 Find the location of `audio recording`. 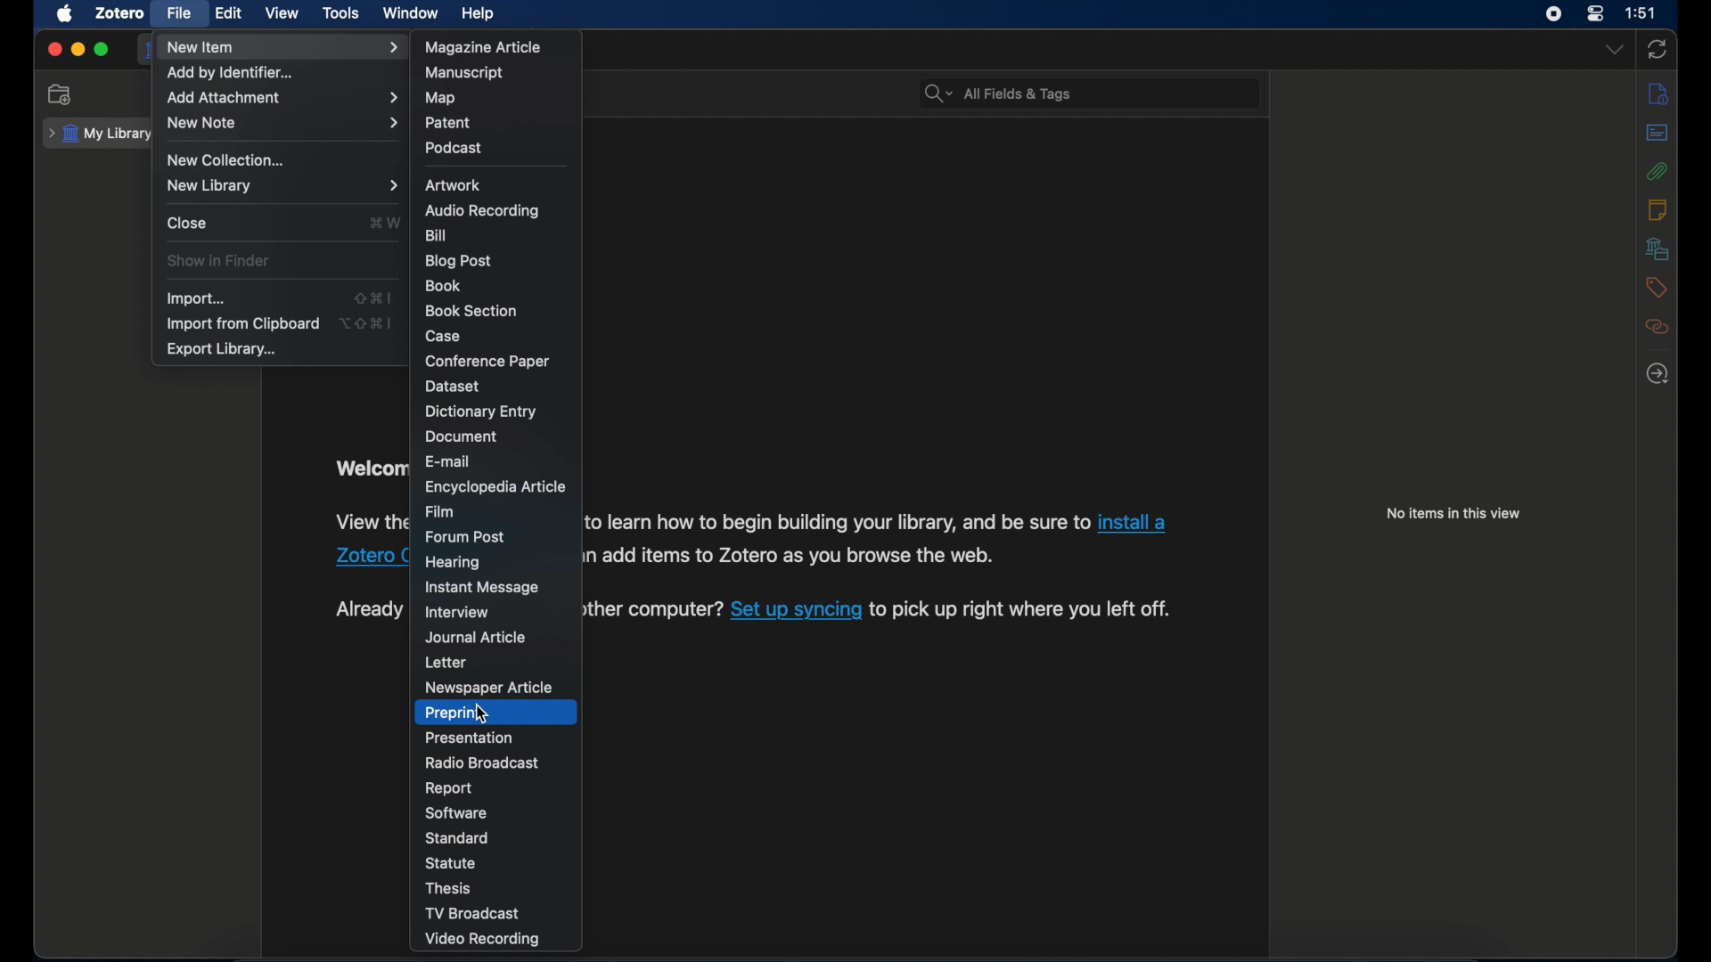

audio recording is located at coordinates (485, 210).